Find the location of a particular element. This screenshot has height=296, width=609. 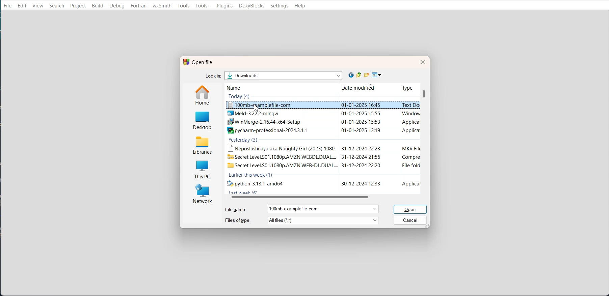

earlier this week (1) is located at coordinates (251, 175).